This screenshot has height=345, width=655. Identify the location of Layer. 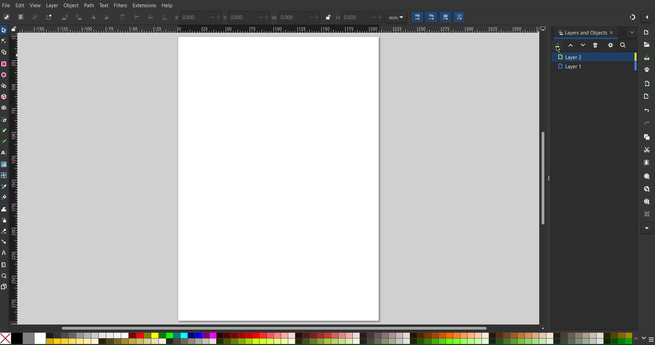
(53, 5).